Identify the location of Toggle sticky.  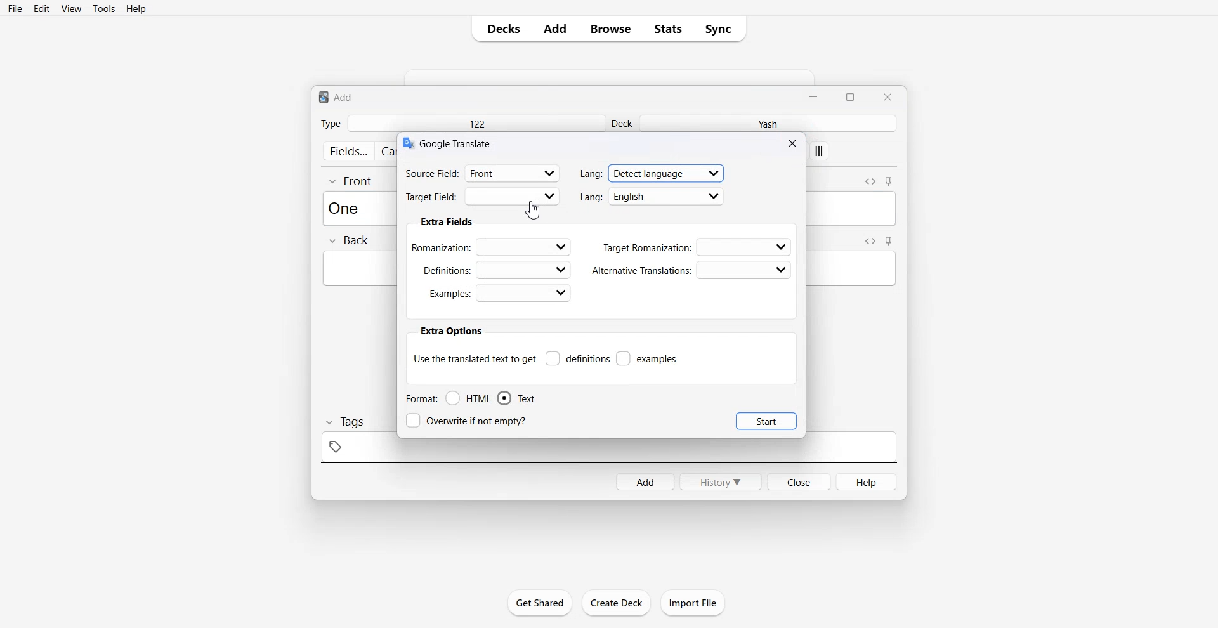
(889, 241).